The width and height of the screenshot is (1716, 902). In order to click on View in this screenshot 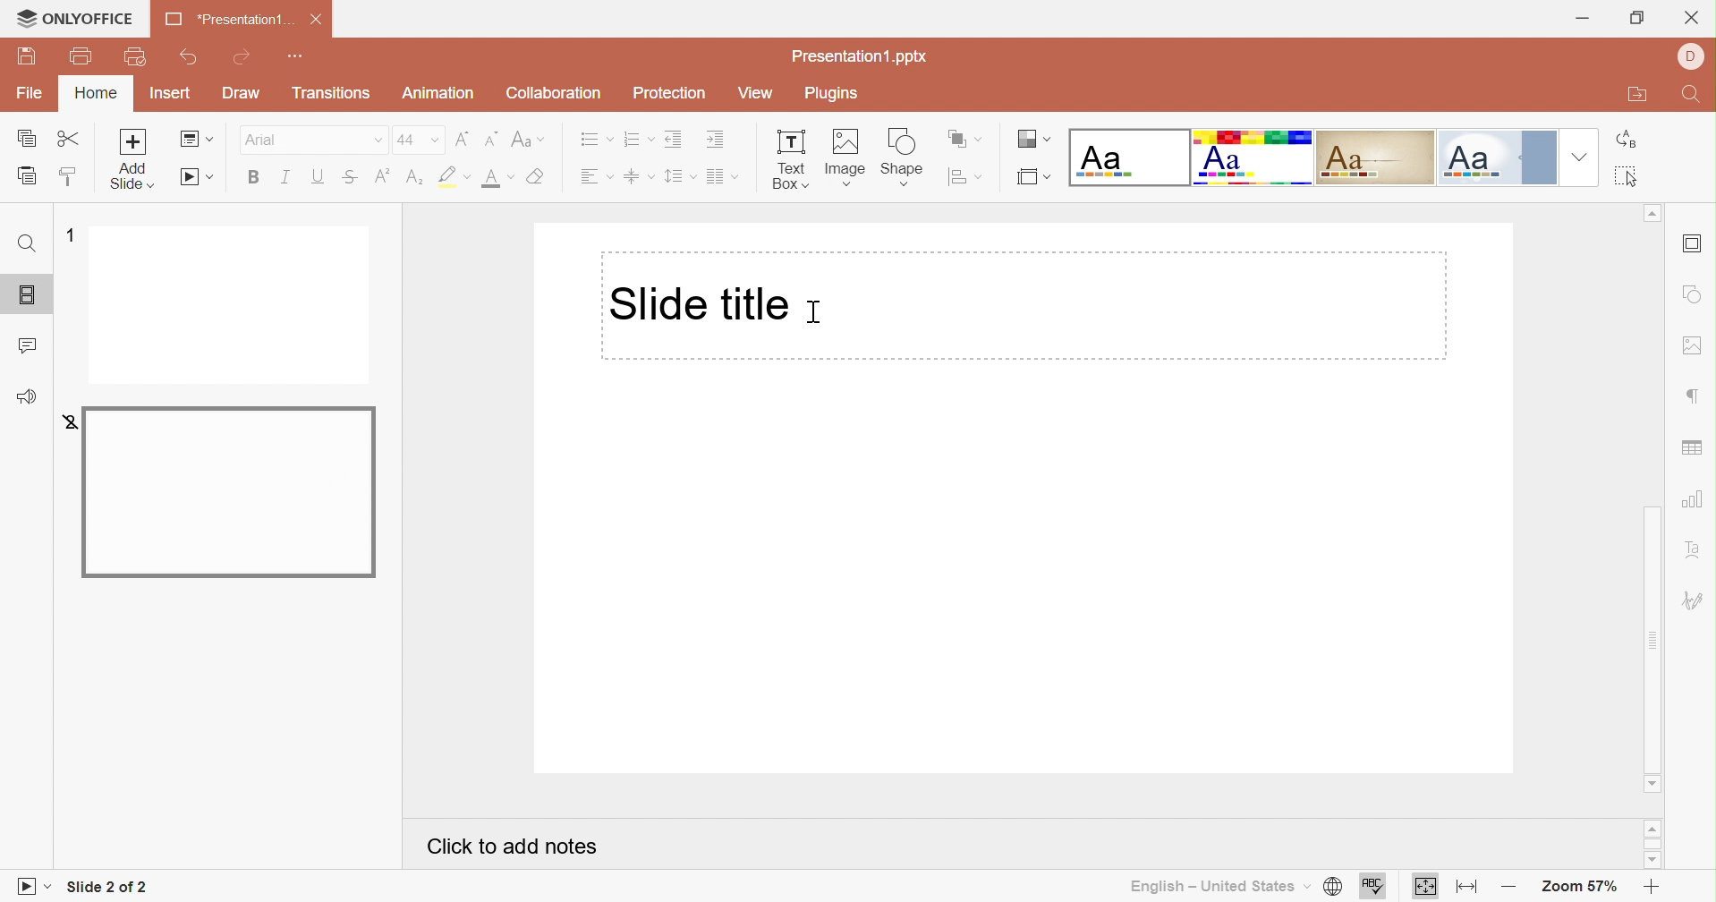, I will do `click(753, 93)`.